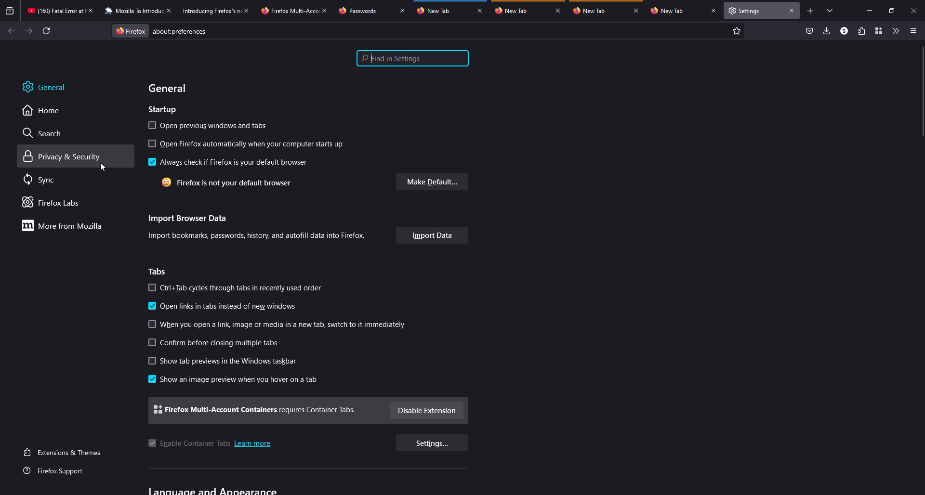 The width and height of the screenshot is (925, 495). I want to click on selected, so click(151, 162).